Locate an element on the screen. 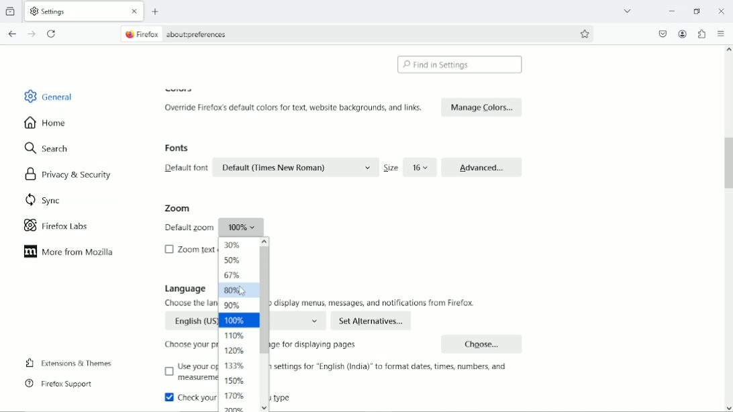  Zoom is located at coordinates (177, 208).